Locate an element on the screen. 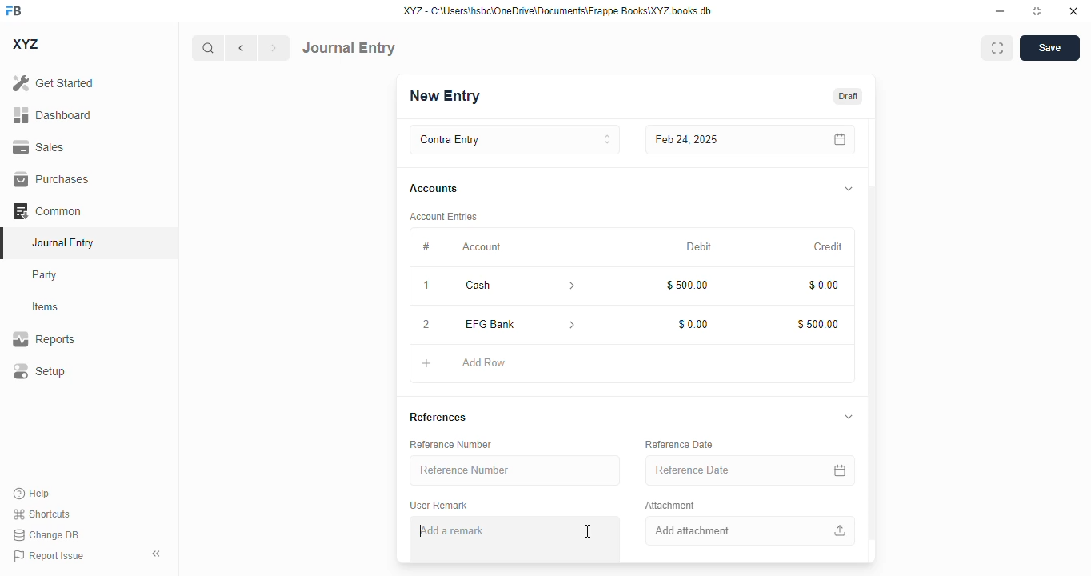  # is located at coordinates (426, 248).